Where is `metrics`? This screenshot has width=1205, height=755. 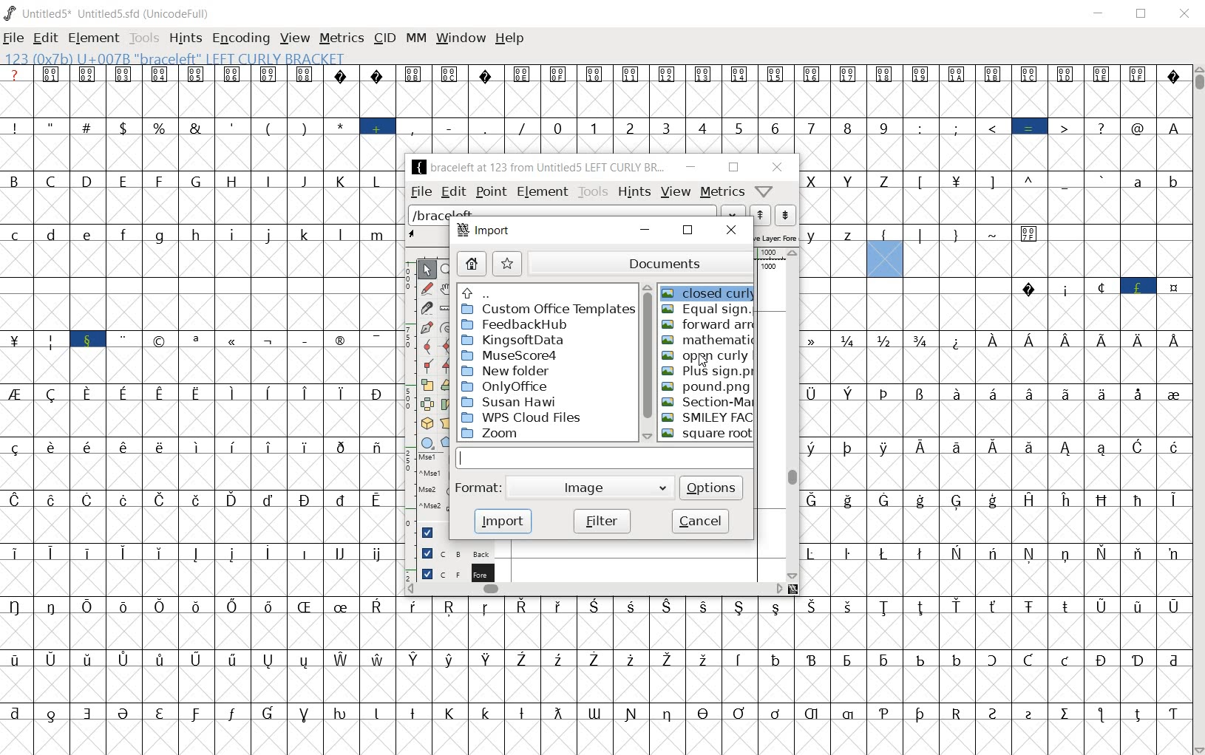
metrics is located at coordinates (341, 38).